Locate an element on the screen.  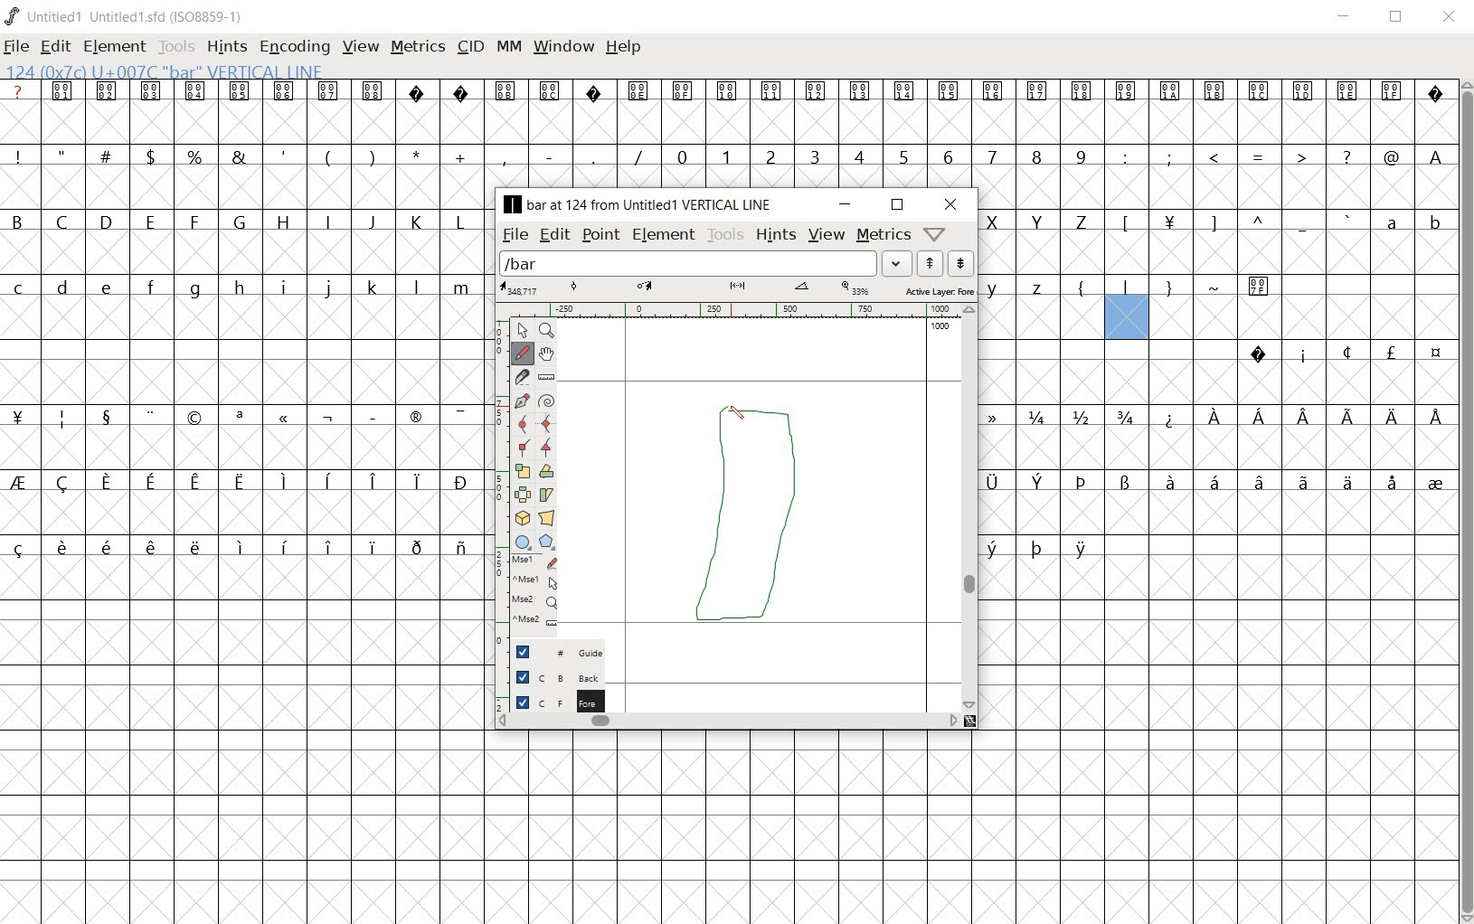
empty cells is located at coordinates (1217, 251).